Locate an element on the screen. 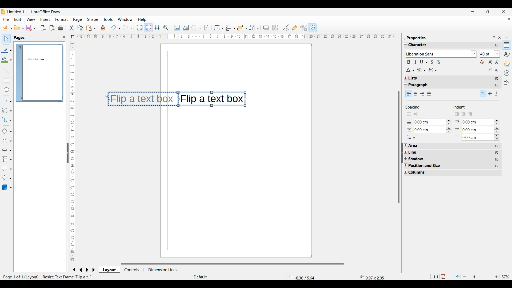  Decrease font size is located at coordinates (497, 62).